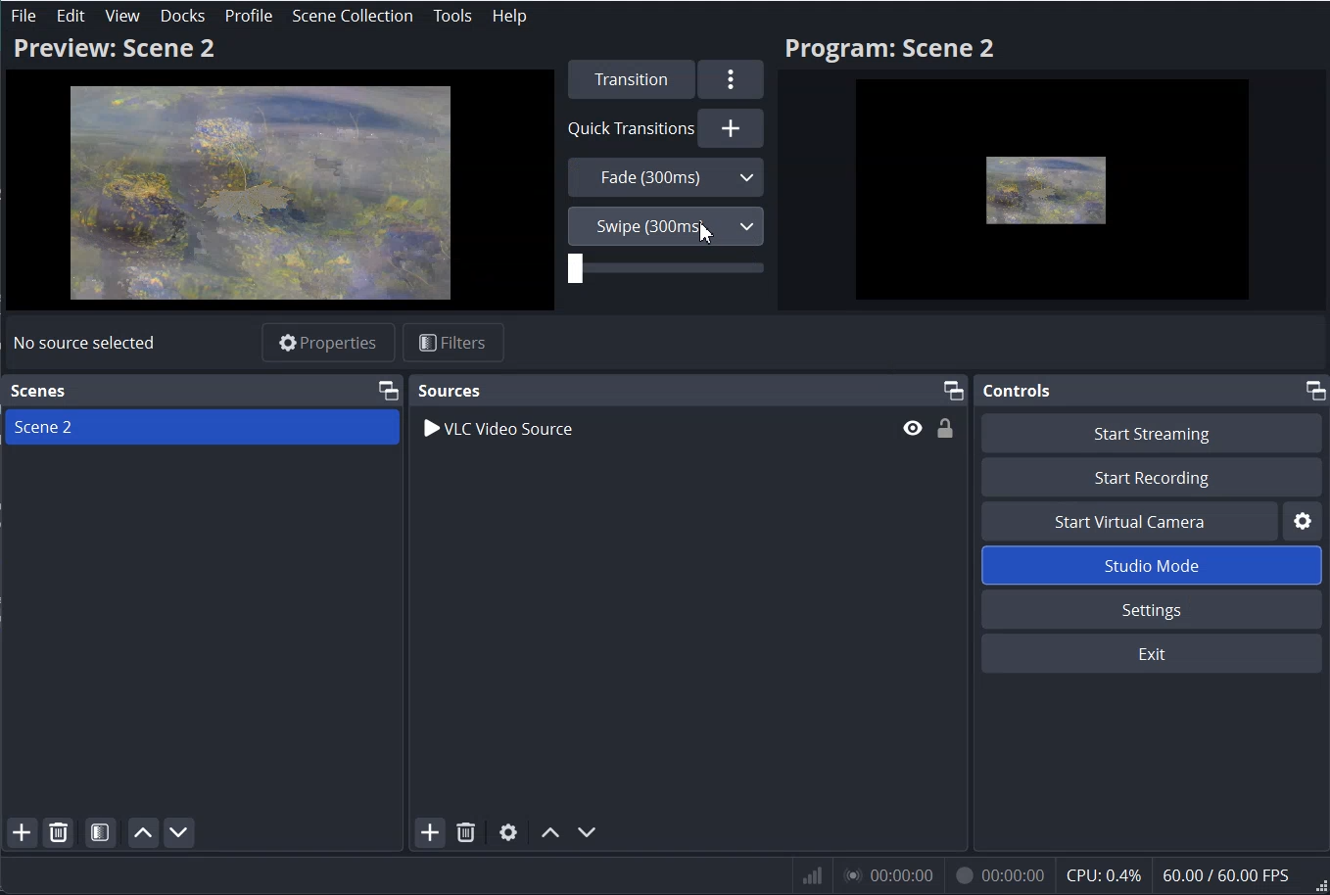  Describe the element at coordinates (1310, 391) in the screenshot. I see `maximise` at that location.